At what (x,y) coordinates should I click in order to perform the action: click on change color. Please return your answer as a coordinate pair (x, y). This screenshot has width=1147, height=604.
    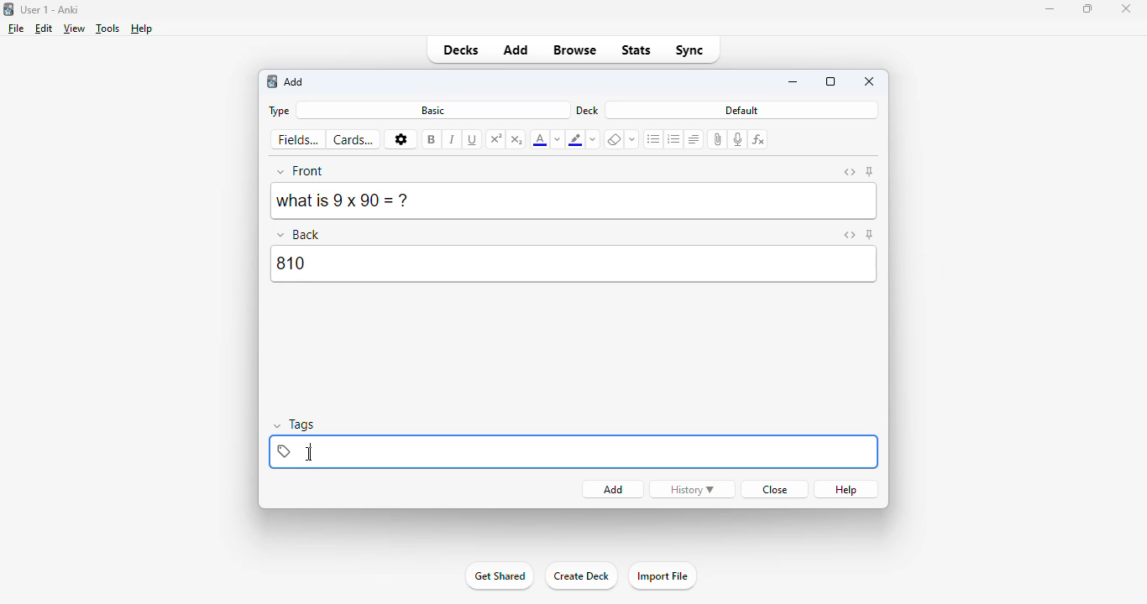
    Looking at the image, I should click on (558, 139).